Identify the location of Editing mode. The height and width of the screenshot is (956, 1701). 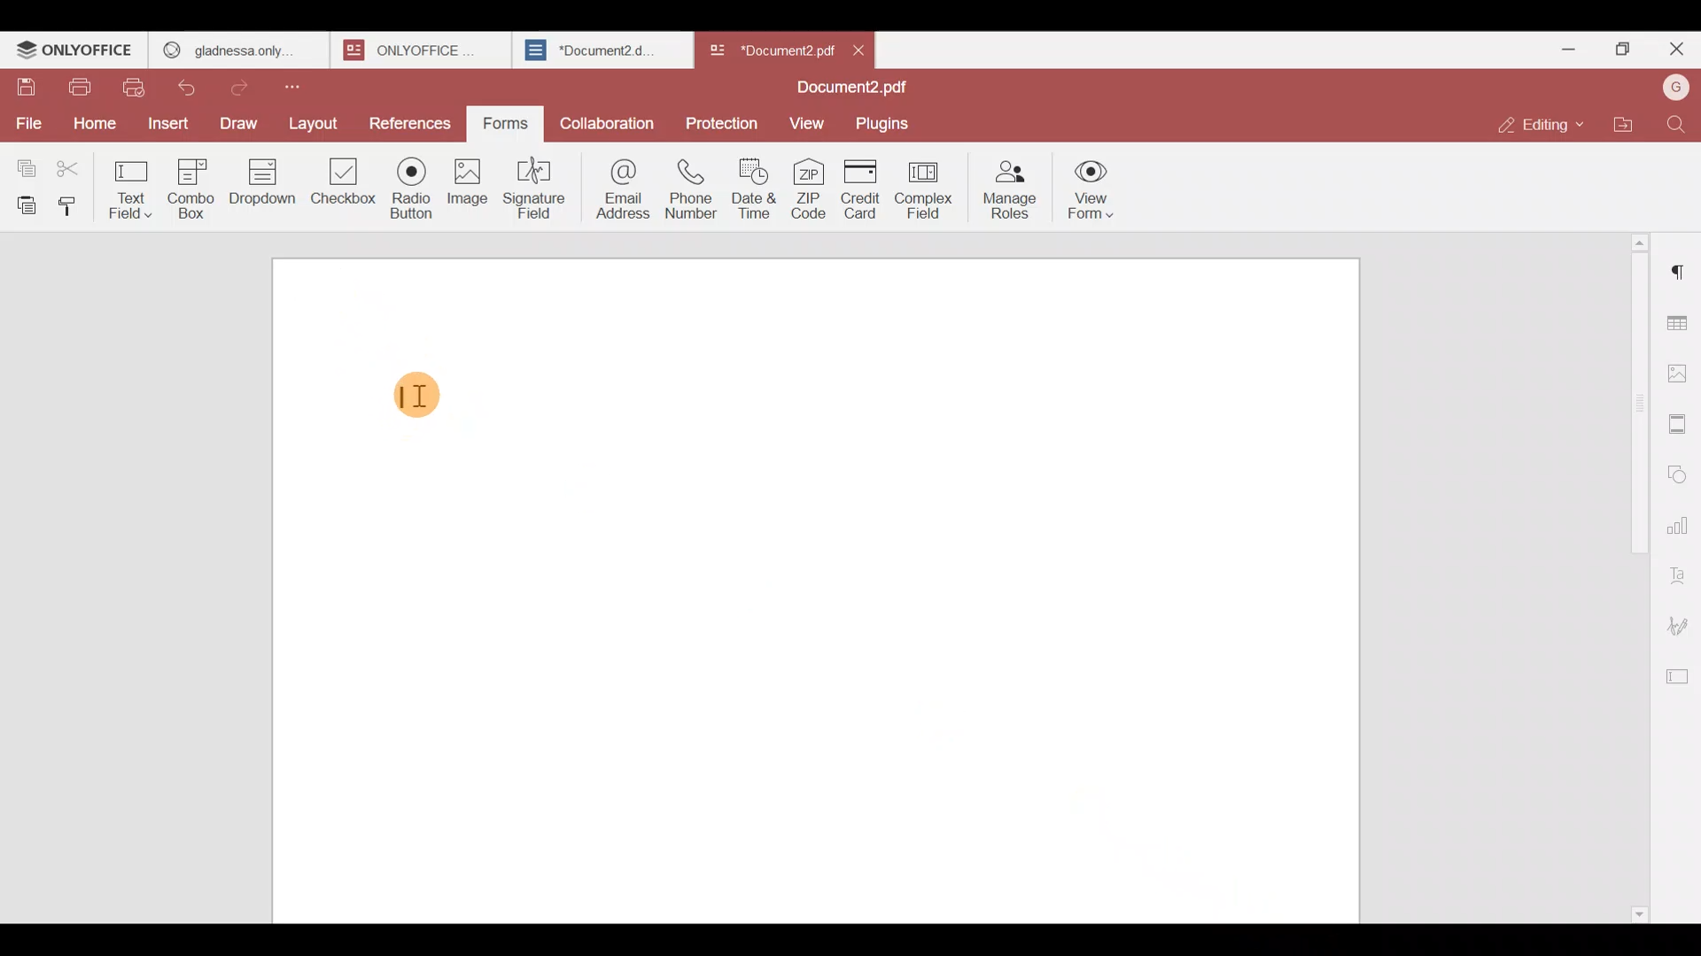
(1543, 119).